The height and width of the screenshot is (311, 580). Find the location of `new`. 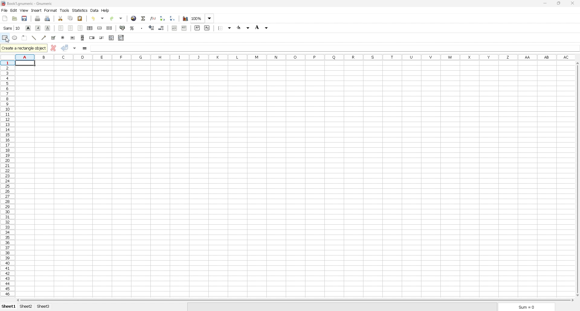

new is located at coordinates (5, 18).